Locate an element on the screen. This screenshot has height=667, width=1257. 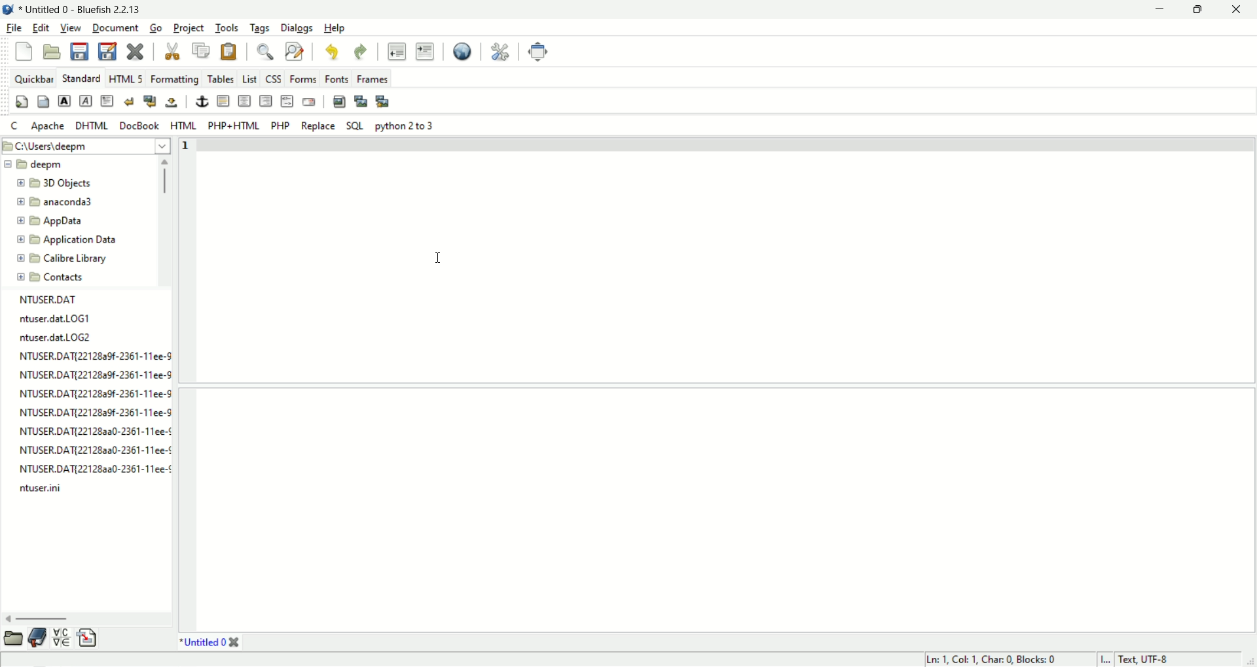
file path is located at coordinates (86, 146).